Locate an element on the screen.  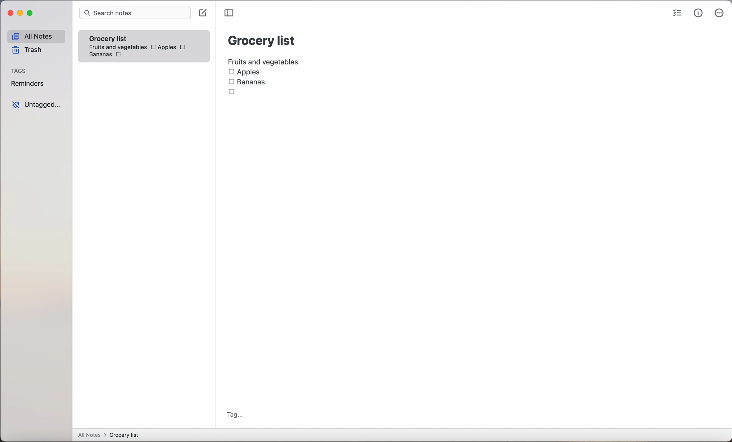
search bar is located at coordinates (135, 13).